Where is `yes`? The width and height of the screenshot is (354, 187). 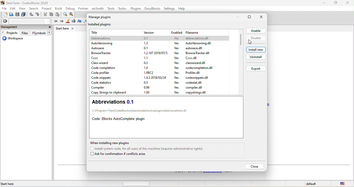
yes is located at coordinates (176, 53).